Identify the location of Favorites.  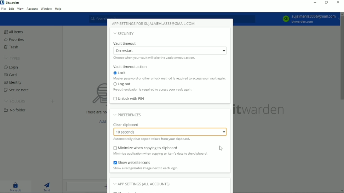
(16, 39).